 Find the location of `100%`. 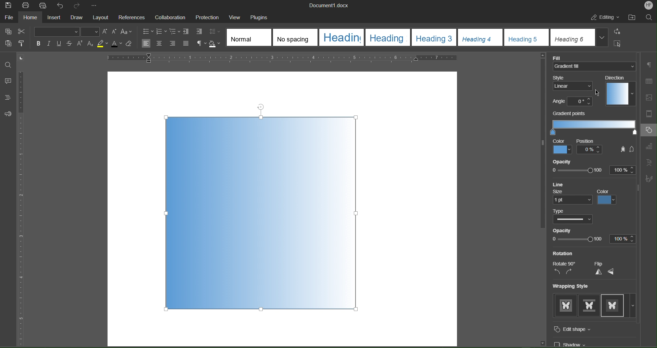

100% is located at coordinates (624, 239).